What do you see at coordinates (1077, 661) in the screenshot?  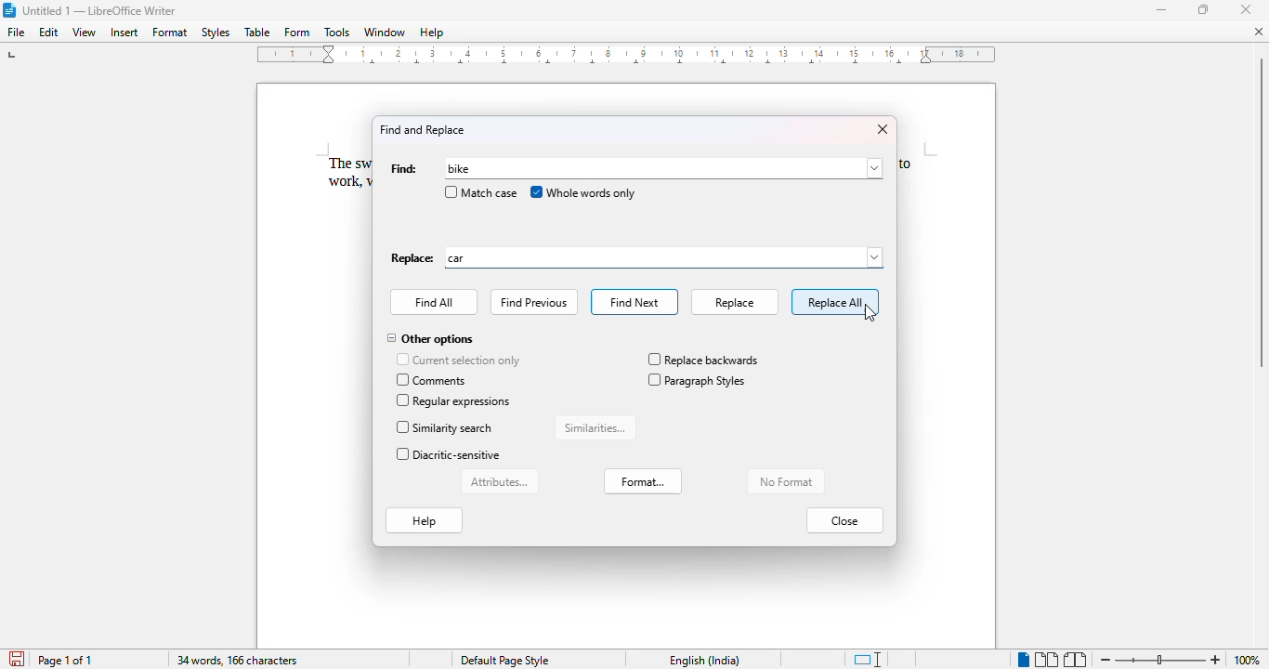 I see `book view` at bounding box center [1077, 661].